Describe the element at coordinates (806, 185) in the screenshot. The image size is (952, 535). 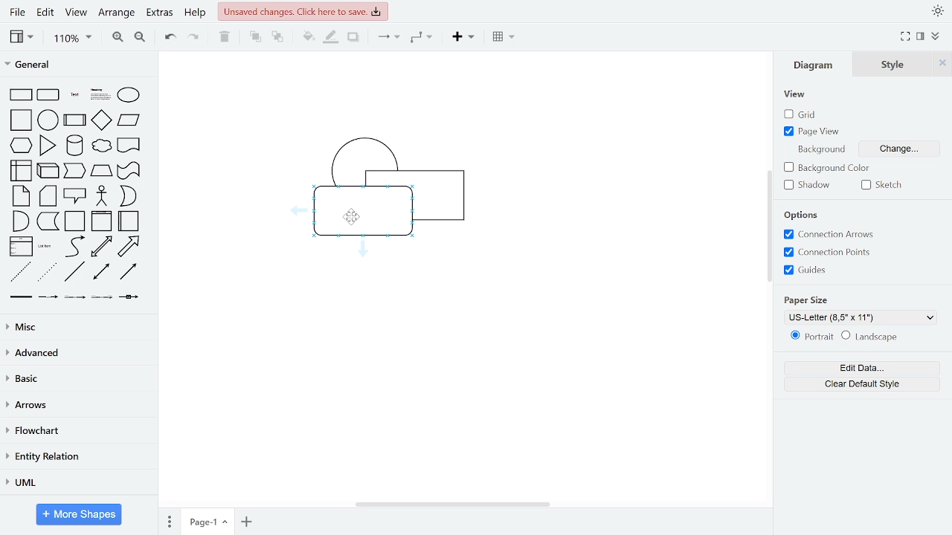
I see `shadow` at that location.